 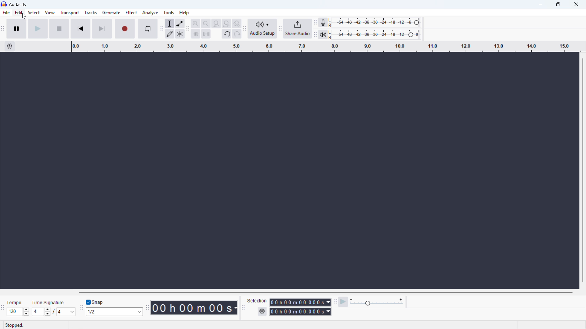 What do you see at coordinates (262, 311) in the screenshot?
I see `selection settings` at bounding box center [262, 311].